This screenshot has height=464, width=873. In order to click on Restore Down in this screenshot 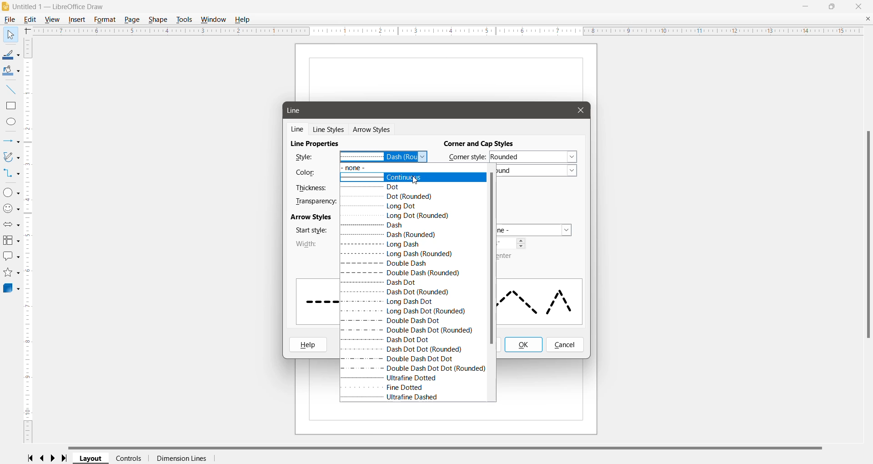, I will do `click(833, 7)`.